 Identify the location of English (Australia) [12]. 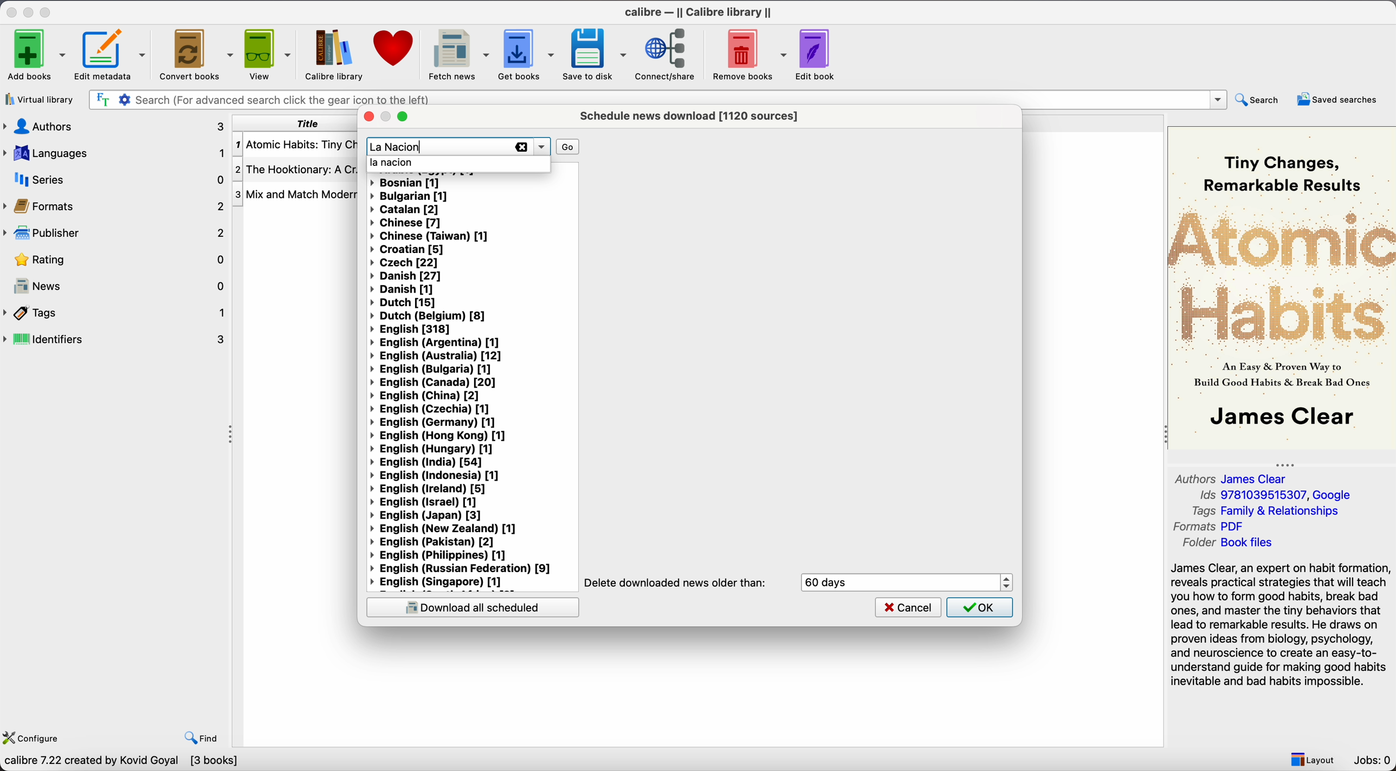
(435, 355).